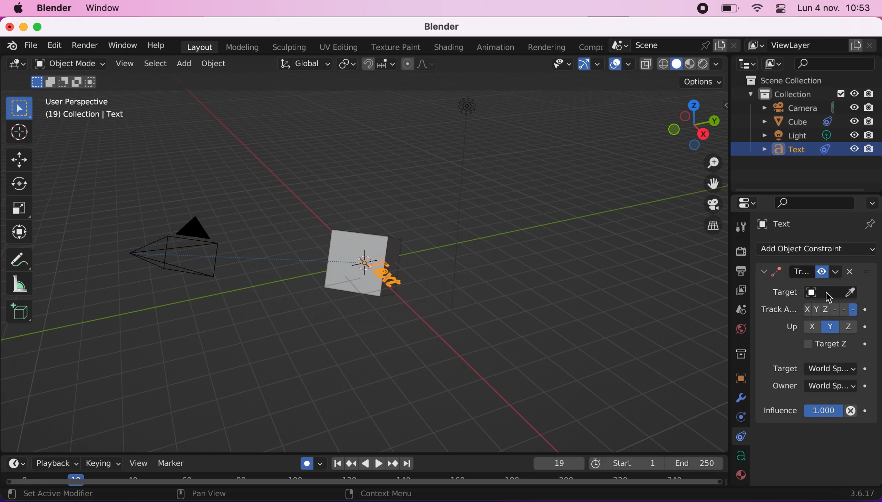 This screenshot has height=502, width=882. I want to click on select box, so click(20, 107).